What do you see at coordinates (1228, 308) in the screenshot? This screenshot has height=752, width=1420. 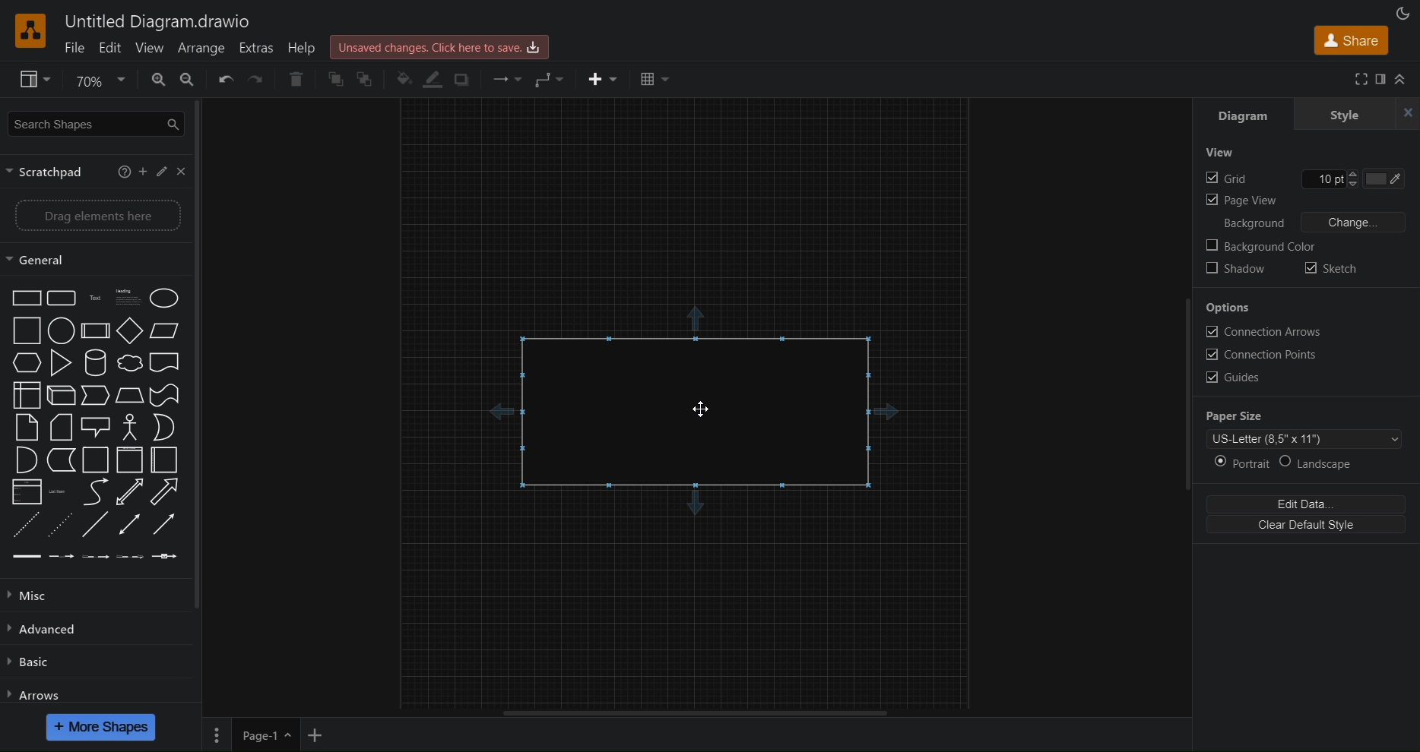 I see `Options` at bounding box center [1228, 308].